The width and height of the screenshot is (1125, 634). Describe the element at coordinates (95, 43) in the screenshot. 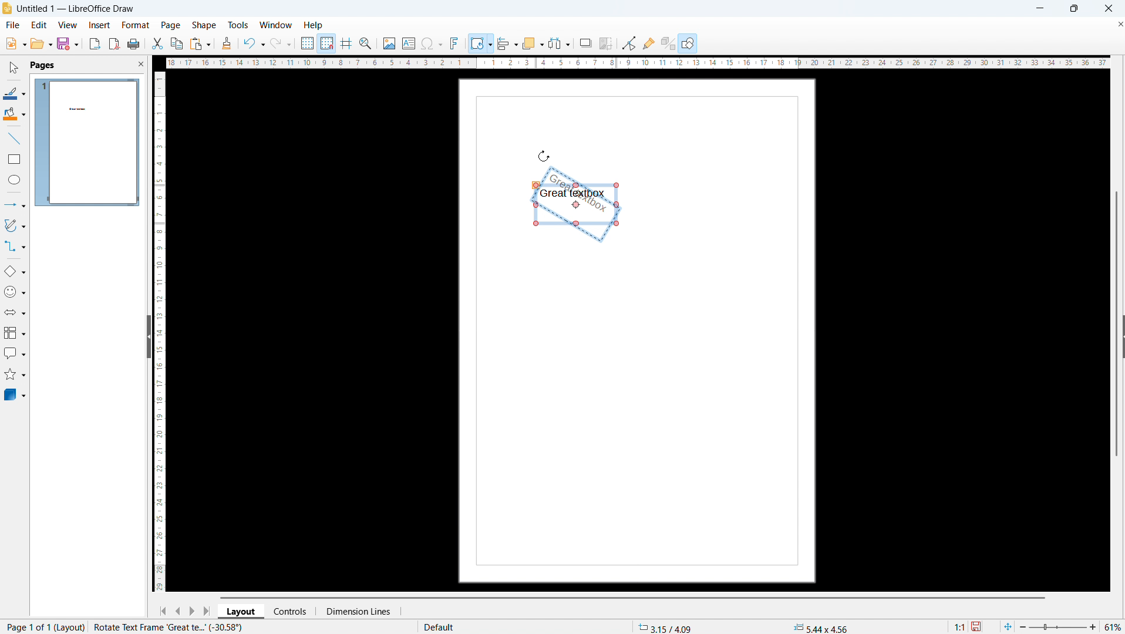

I see `export` at that location.